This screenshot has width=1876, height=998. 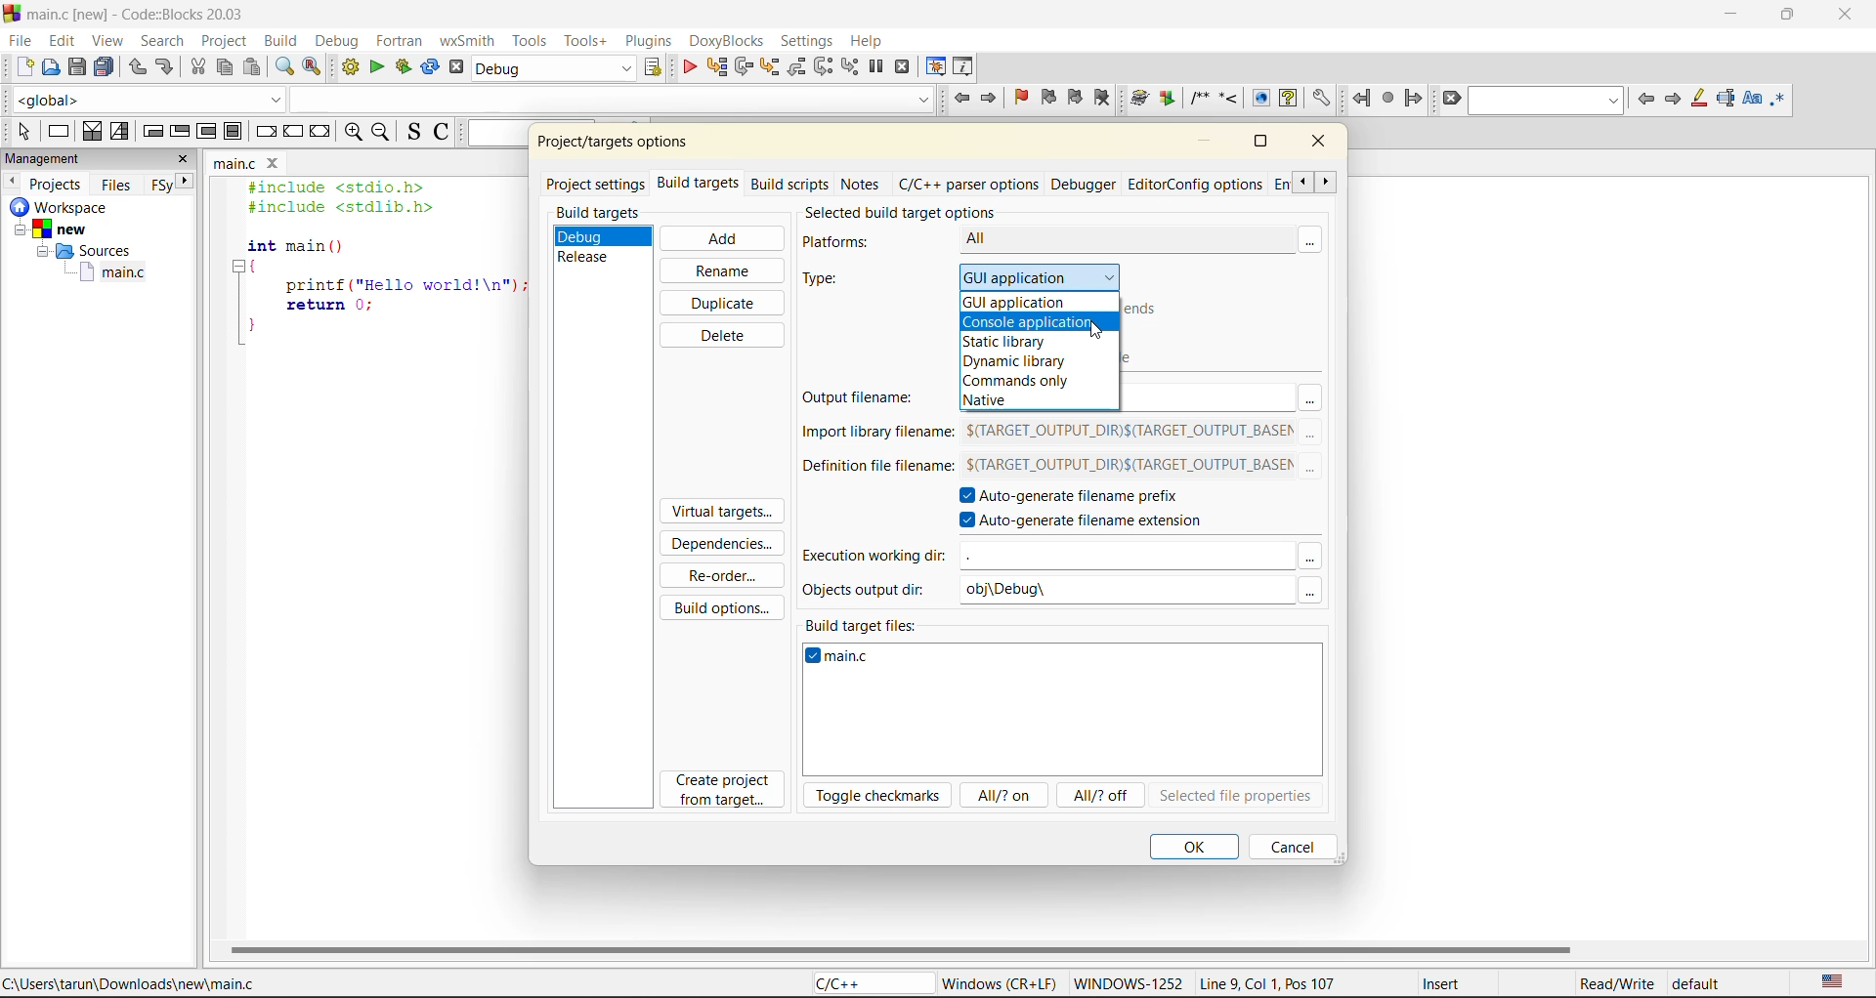 I want to click on clear bookmark, so click(x=1102, y=97).